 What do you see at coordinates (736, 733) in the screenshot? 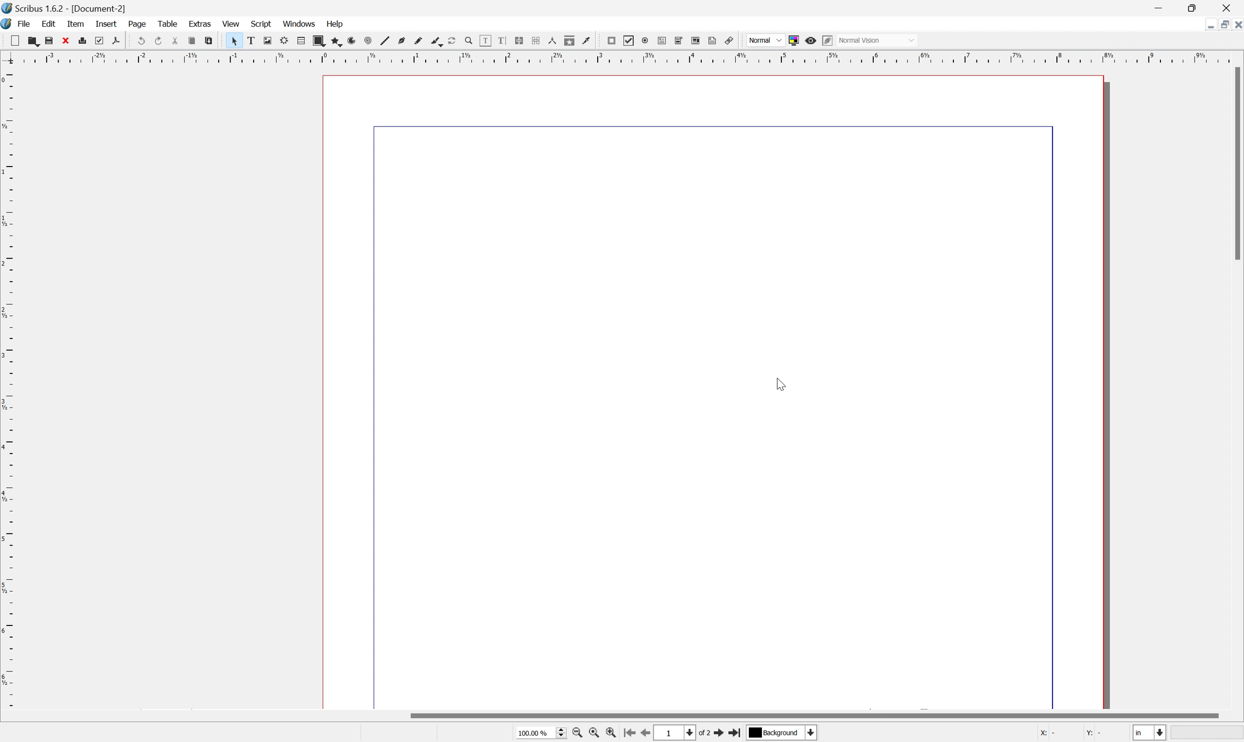
I see `go to last page` at bounding box center [736, 733].